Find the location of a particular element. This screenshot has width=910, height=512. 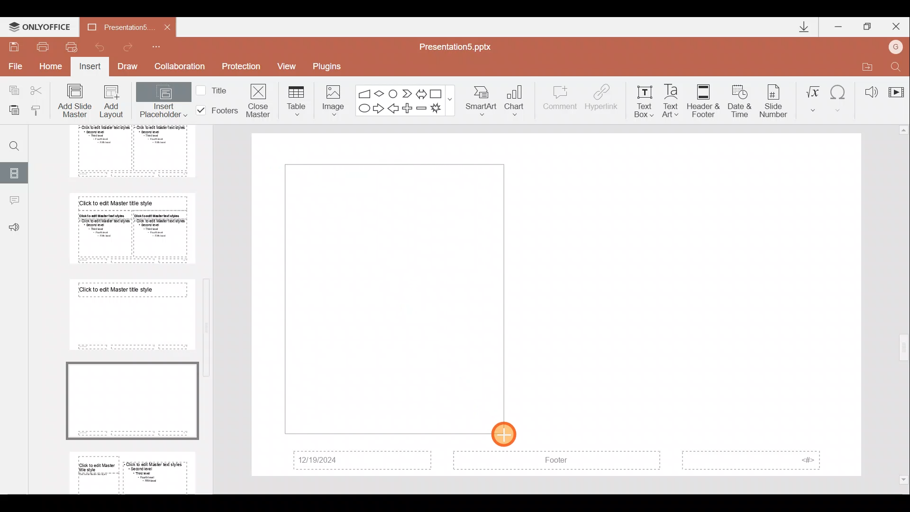

Feedback & support is located at coordinates (14, 228).